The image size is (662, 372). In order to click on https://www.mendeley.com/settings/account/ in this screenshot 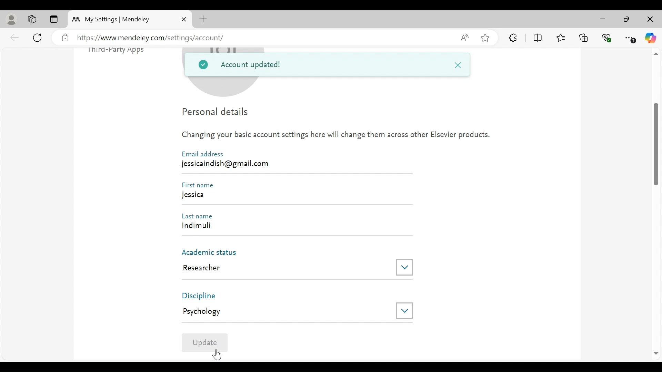, I will do `click(263, 38)`.